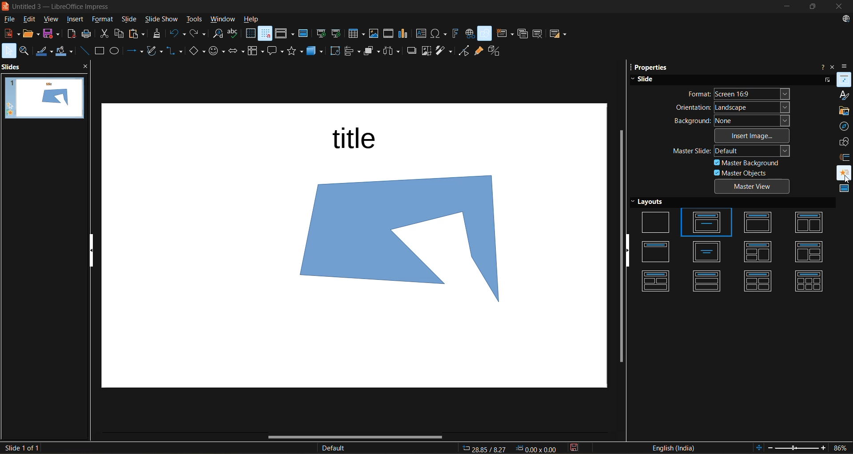 The height and width of the screenshot is (454, 853). What do you see at coordinates (820, 66) in the screenshot?
I see `help about this sidebar` at bounding box center [820, 66].